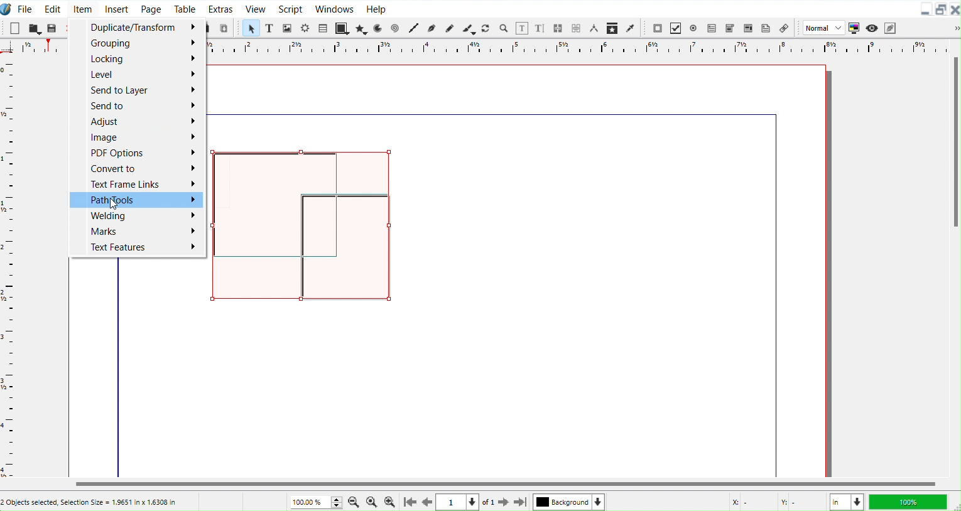 The height and width of the screenshot is (511, 961). Describe the element at coordinates (121, 367) in the screenshot. I see `line` at that location.